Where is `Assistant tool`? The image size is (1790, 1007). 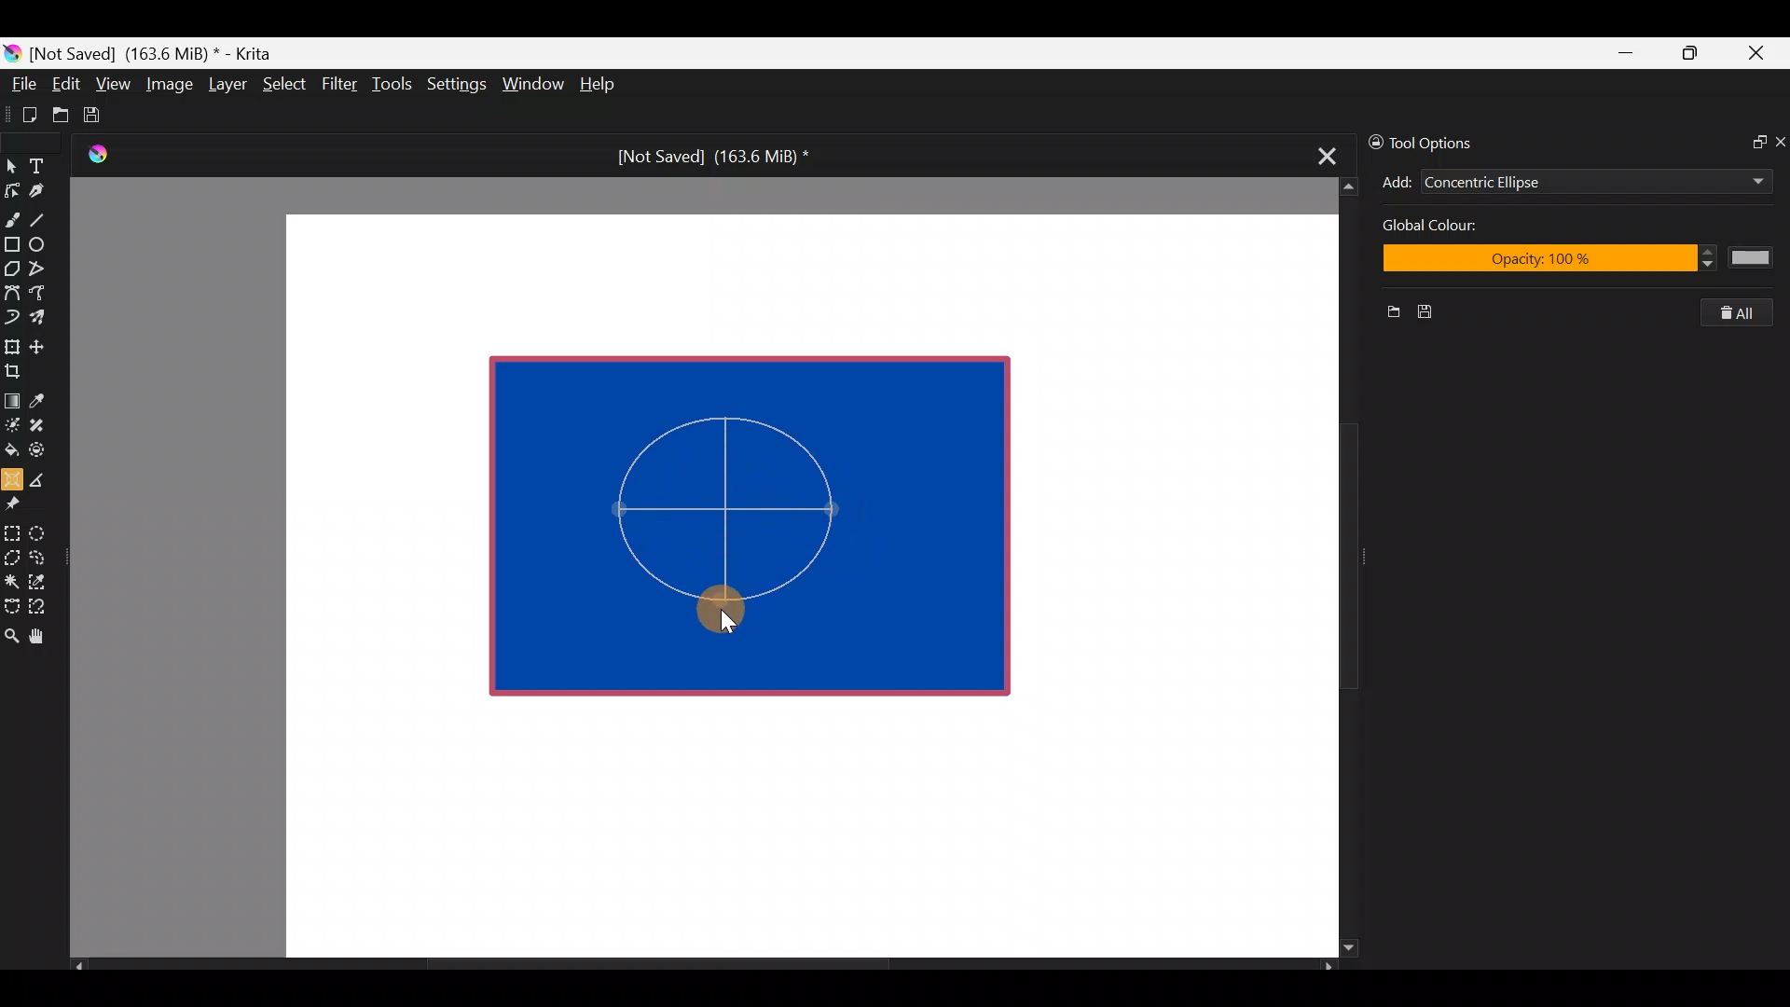
Assistant tool is located at coordinates (11, 474).